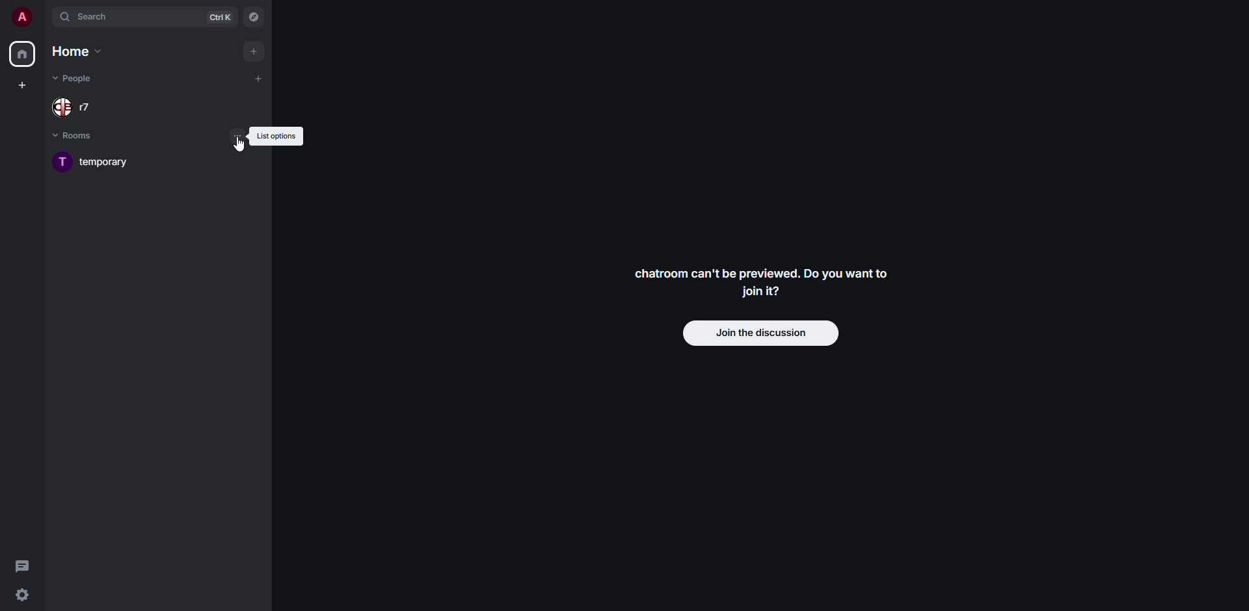 The image size is (1249, 611). Describe the element at coordinates (79, 51) in the screenshot. I see `home` at that location.